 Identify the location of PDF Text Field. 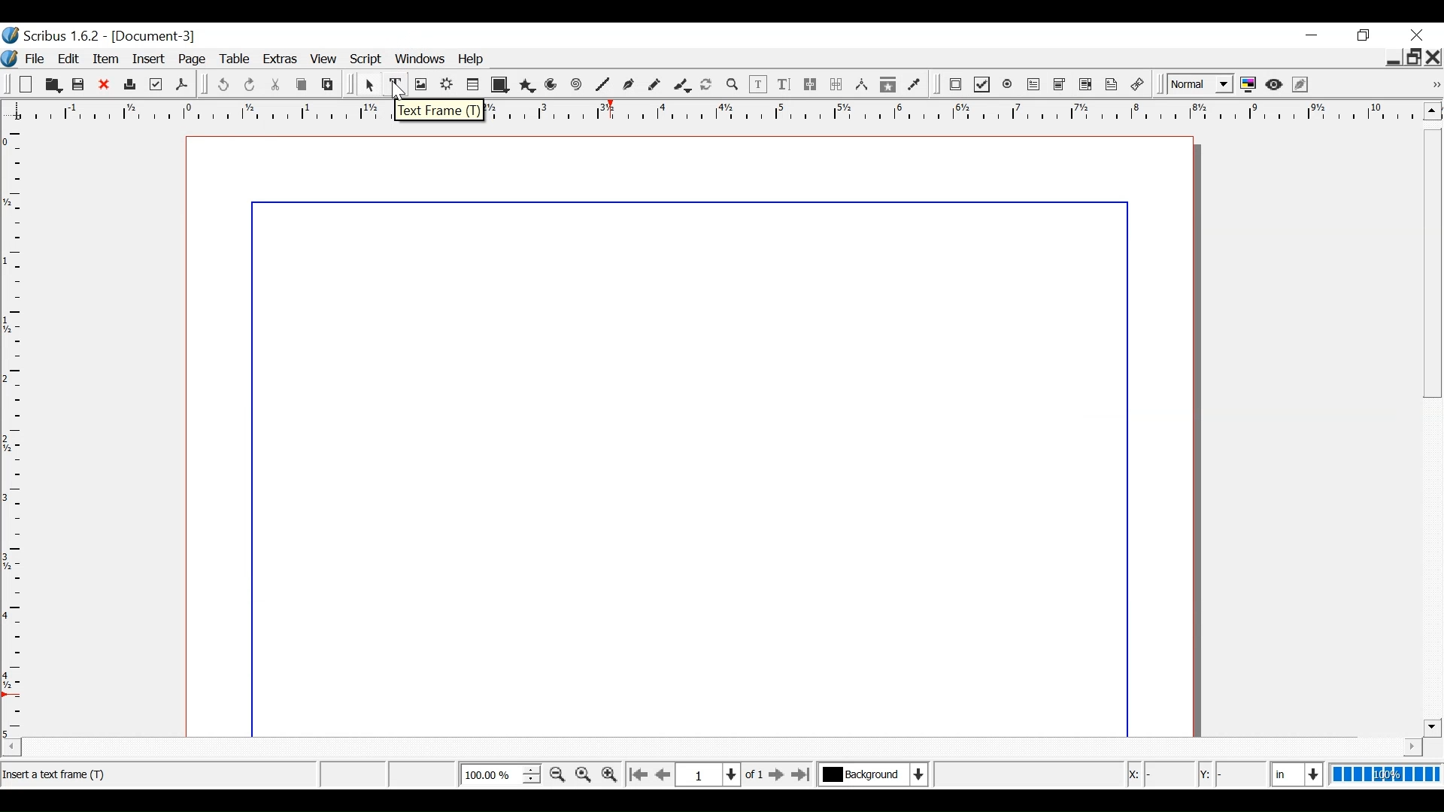
(1034, 85).